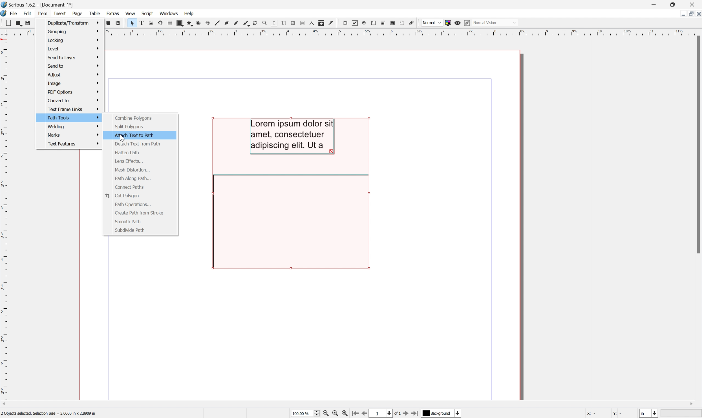 The height and width of the screenshot is (418, 702). What do you see at coordinates (170, 14) in the screenshot?
I see `Windows` at bounding box center [170, 14].